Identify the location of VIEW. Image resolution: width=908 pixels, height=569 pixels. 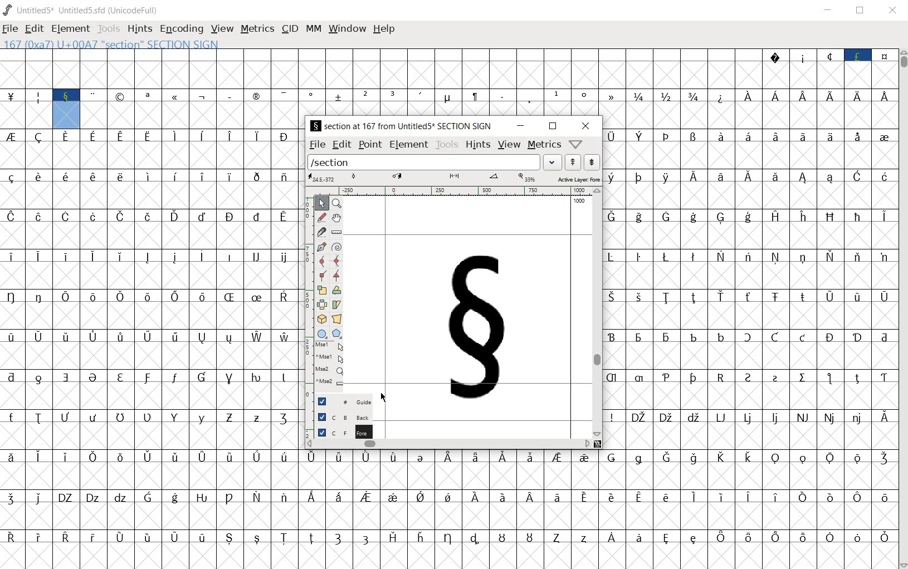
(222, 30).